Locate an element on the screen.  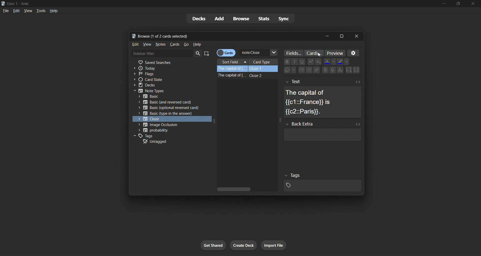
cards is located at coordinates (174, 44).